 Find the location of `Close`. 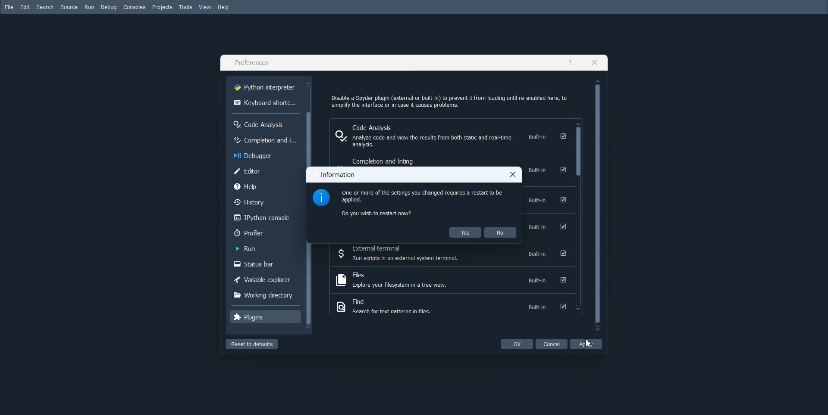

Close is located at coordinates (512, 174).